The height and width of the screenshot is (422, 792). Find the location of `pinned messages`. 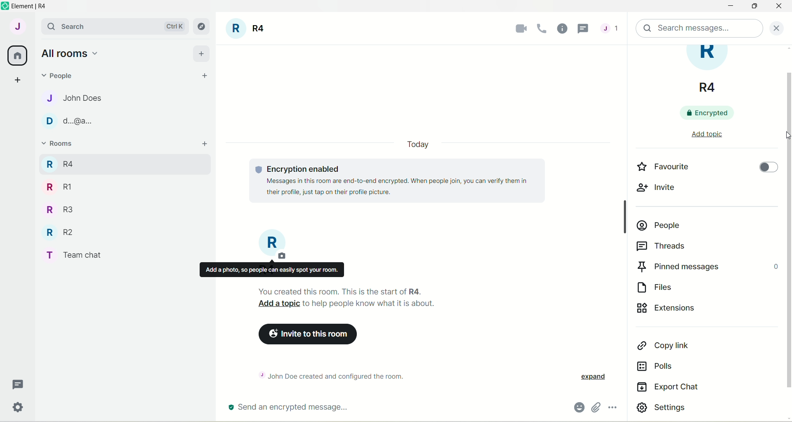

pinned messages is located at coordinates (707, 266).